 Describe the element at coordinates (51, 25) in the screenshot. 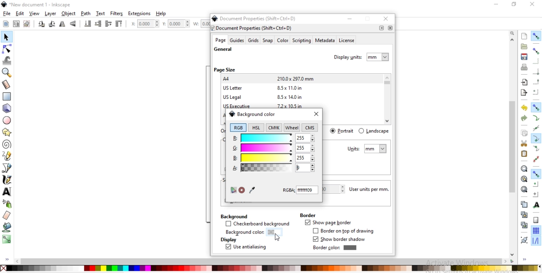

I see `rotate 90 clockwise` at that location.